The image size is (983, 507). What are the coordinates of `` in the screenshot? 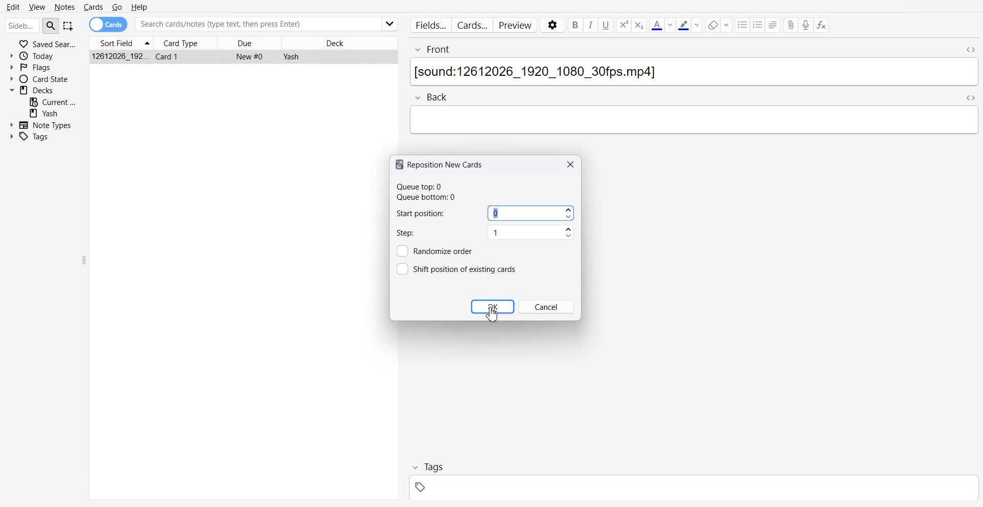 It's located at (388, 24).